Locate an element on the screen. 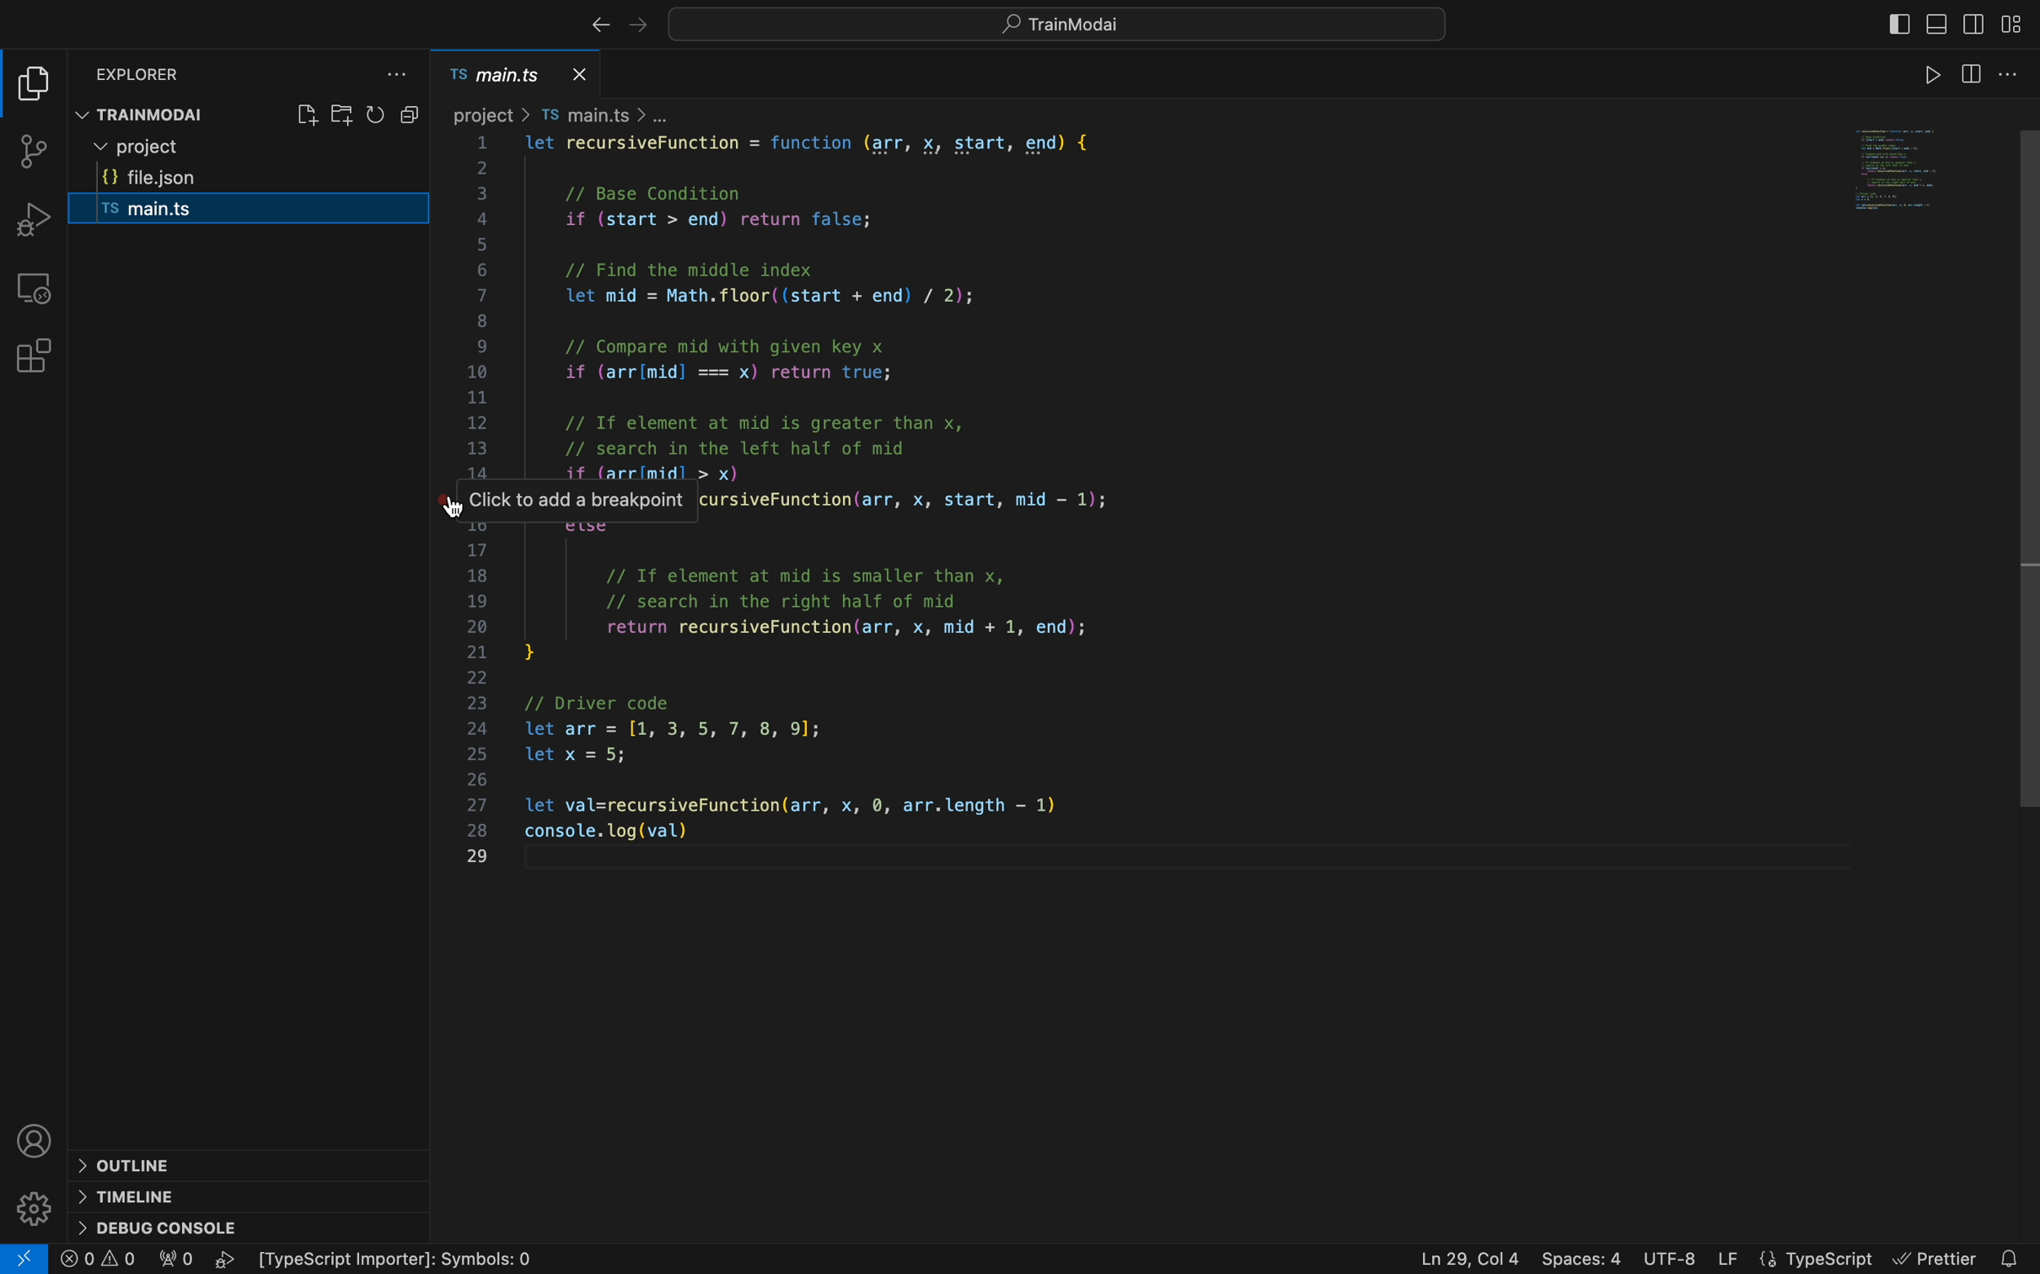 The height and width of the screenshot is (1274, 2040). trainmodal is located at coordinates (170, 115).